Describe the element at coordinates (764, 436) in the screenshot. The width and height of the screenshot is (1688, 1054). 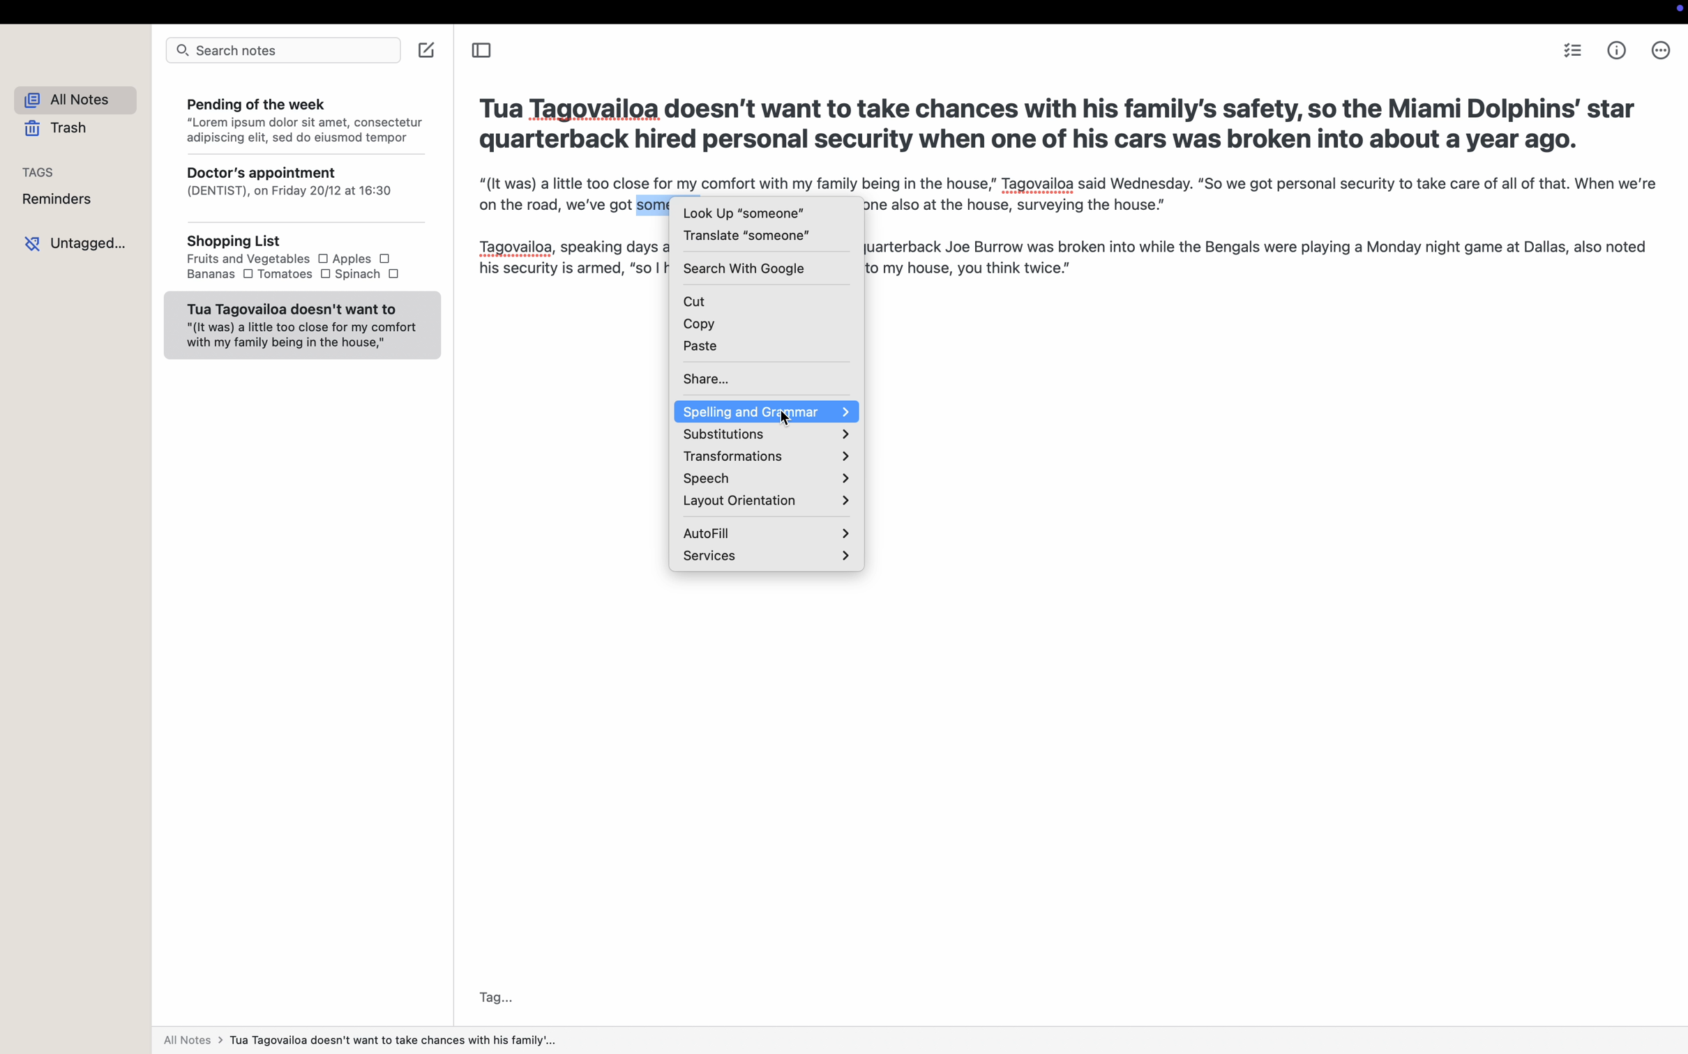
I see `substitutions` at that location.